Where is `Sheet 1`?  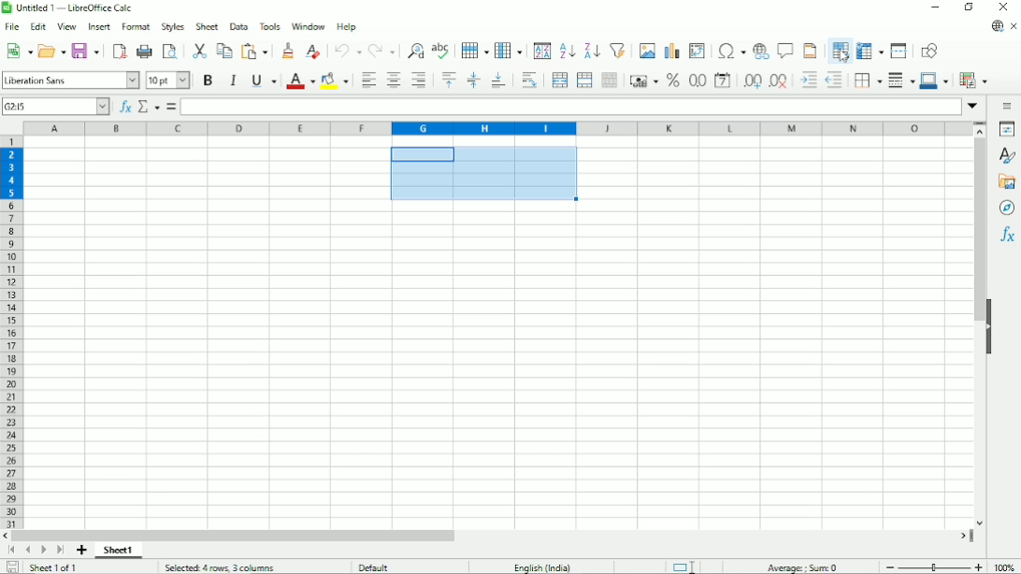 Sheet 1 is located at coordinates (121, 551).